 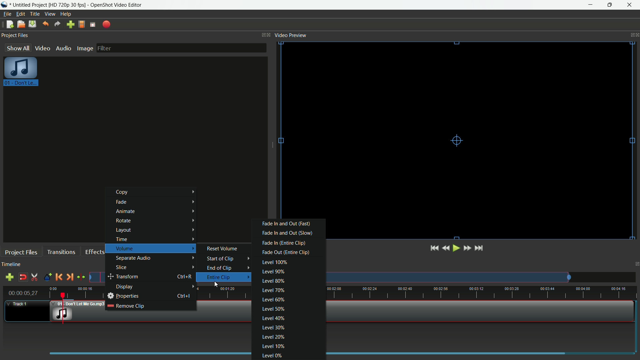 What do you see at coordinates (272, 281) in the screenshot?
I see `level 80%` at bounding box center [272, 281].